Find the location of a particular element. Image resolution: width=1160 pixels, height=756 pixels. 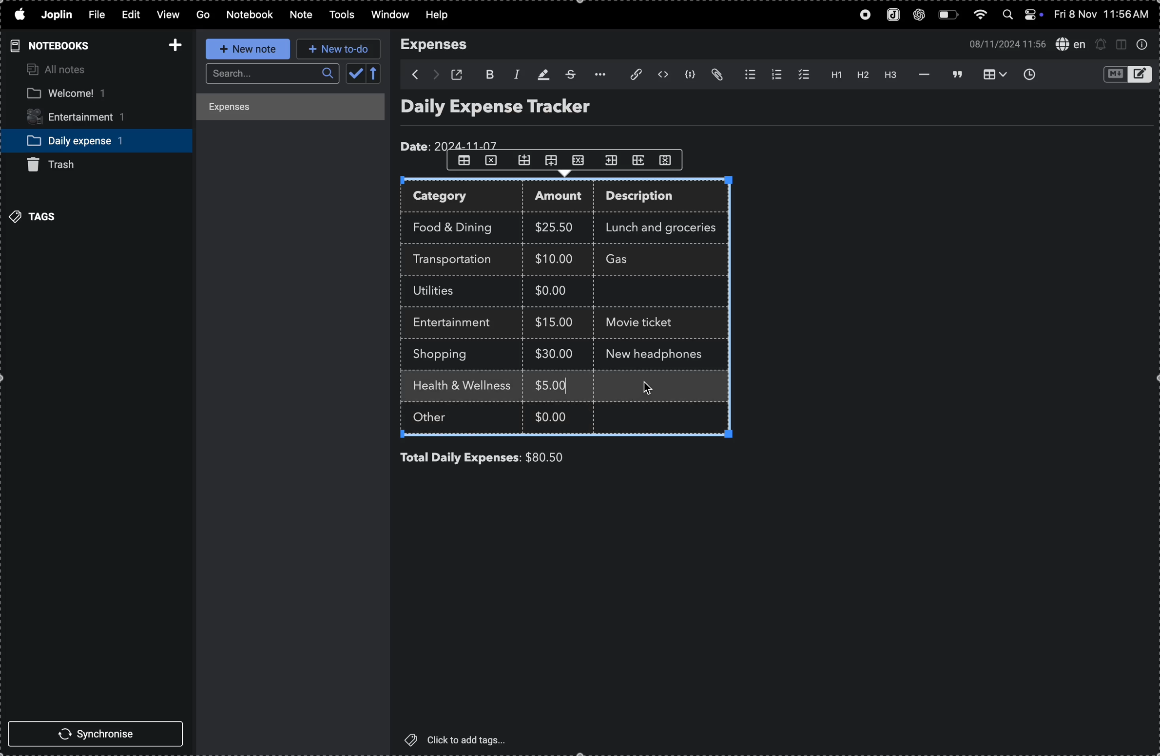

total daily expenses is located at coordinates (461, 458).